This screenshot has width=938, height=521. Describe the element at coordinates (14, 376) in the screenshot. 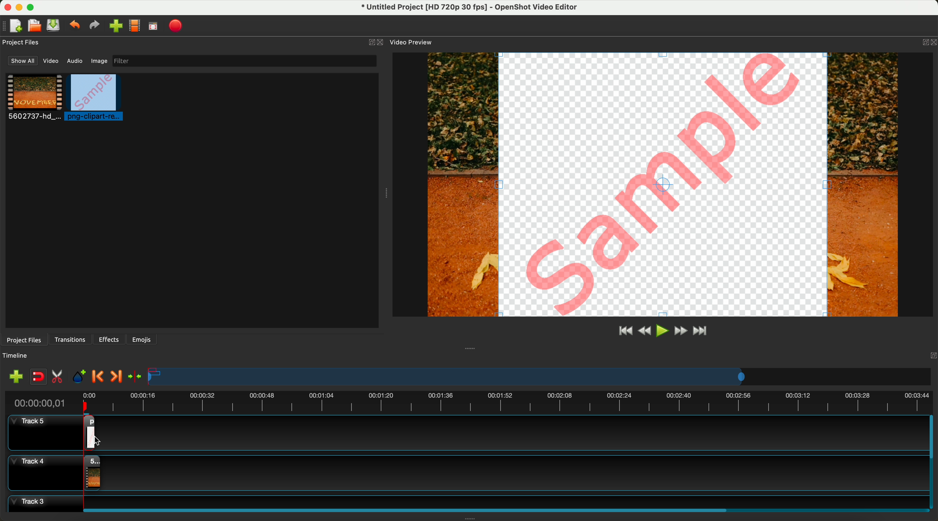

I see `import files` at that location.